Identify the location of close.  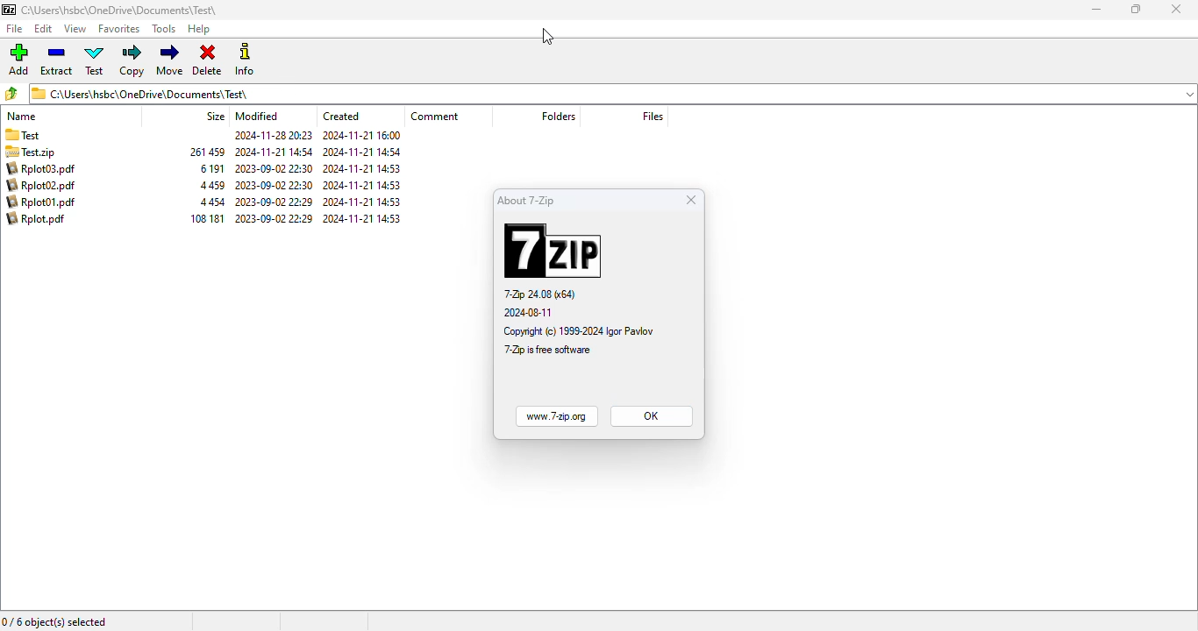
(692, 200).